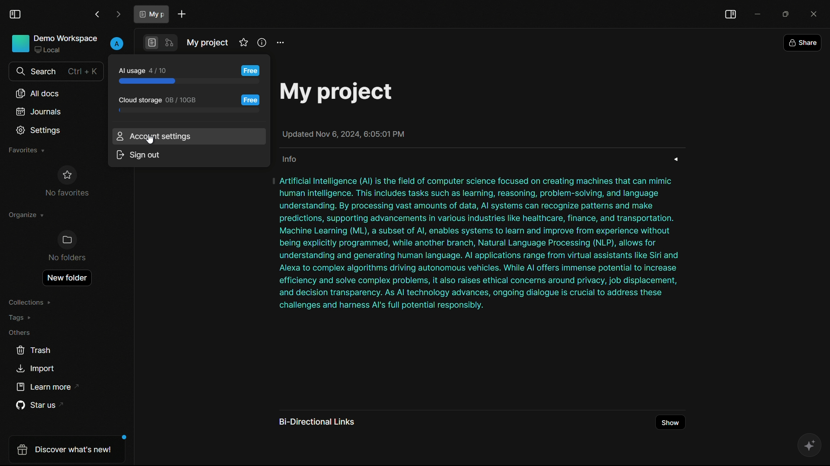 The width and height of the screenshot is (830, 466). Describe the element at coordinates (814, 14) in the screenshot. I see `close app` at that location.